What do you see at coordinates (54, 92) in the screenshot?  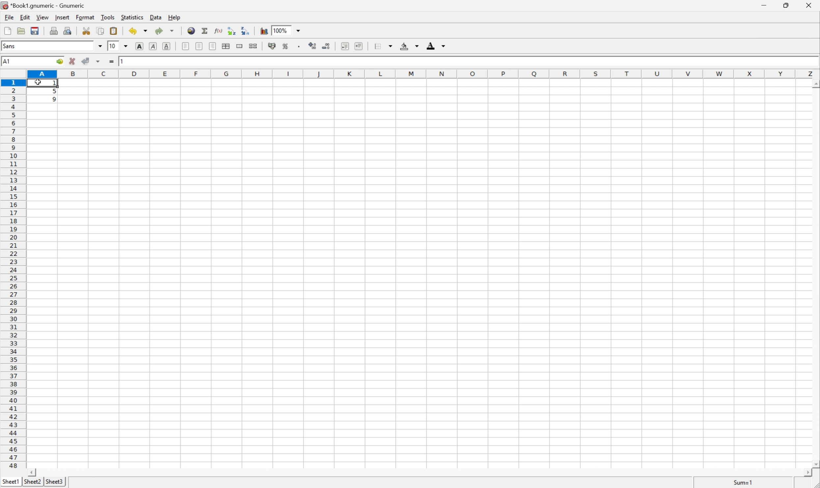 I see `5` at bounding box center [54, 92].